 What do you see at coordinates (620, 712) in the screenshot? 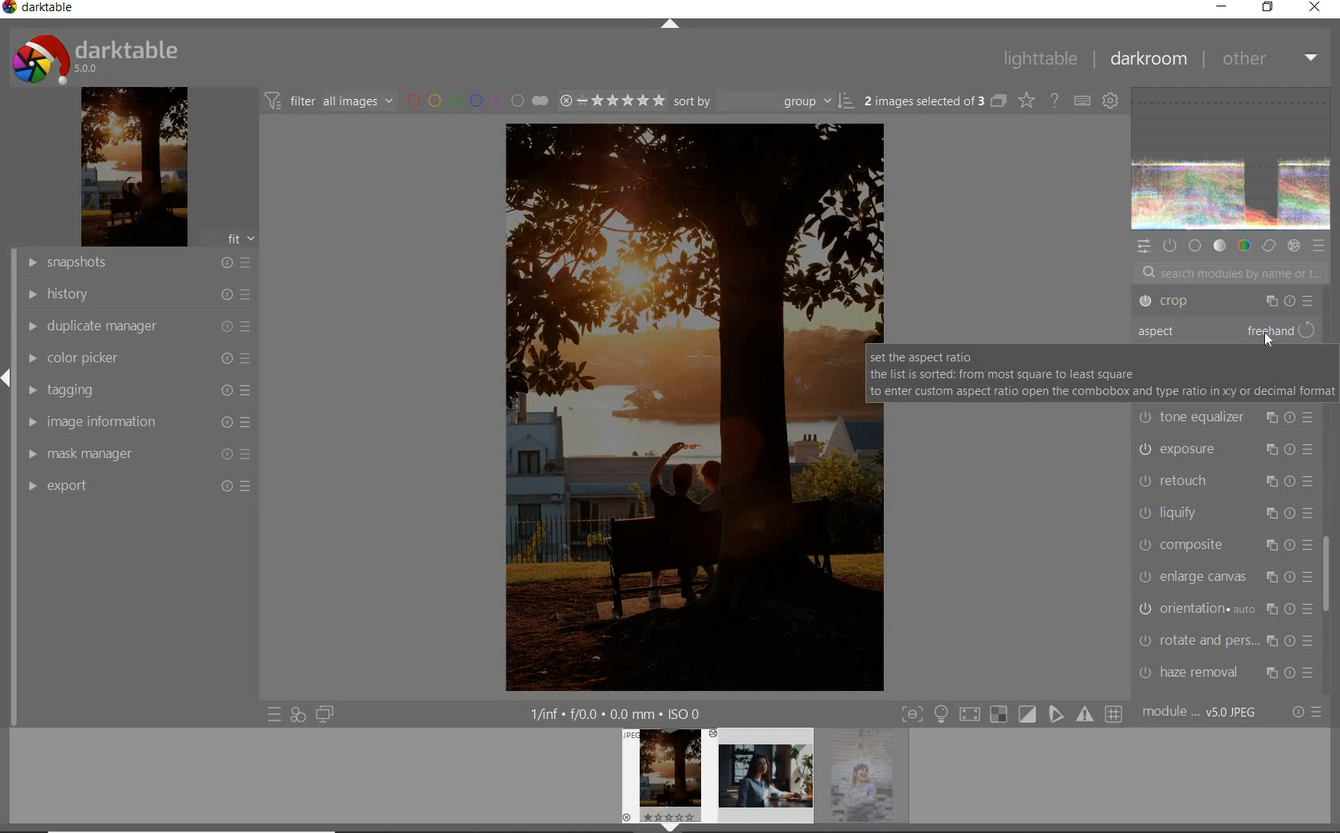
I see `other interface detail` at bounding box center [620, 712].